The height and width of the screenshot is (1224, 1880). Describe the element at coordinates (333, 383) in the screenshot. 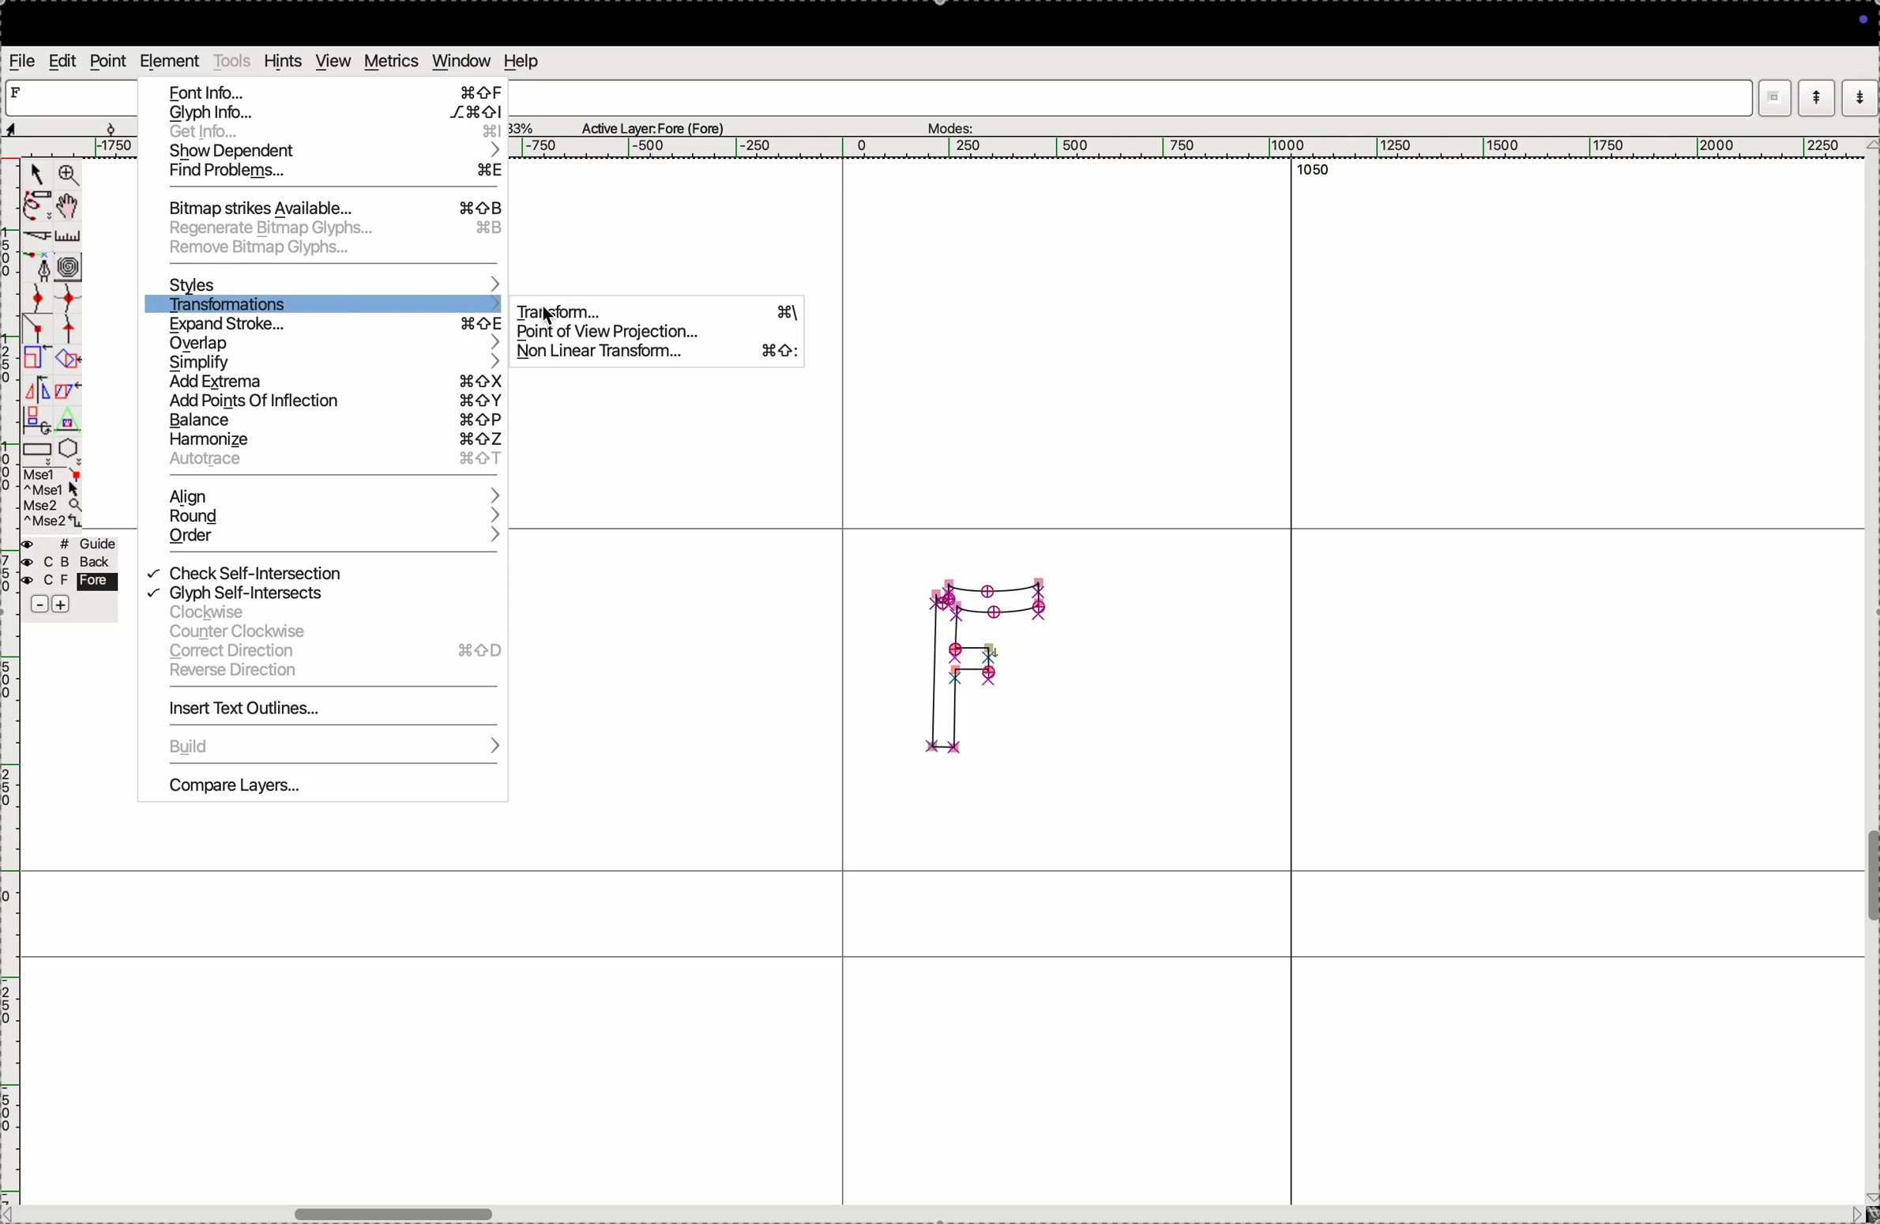

I see `add extrema` at that location.